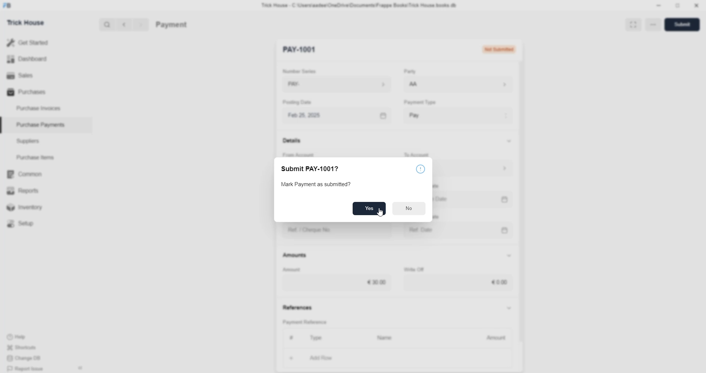 This screenshot has height=373, width=706. I want to click on payment type, so click(424, 103).